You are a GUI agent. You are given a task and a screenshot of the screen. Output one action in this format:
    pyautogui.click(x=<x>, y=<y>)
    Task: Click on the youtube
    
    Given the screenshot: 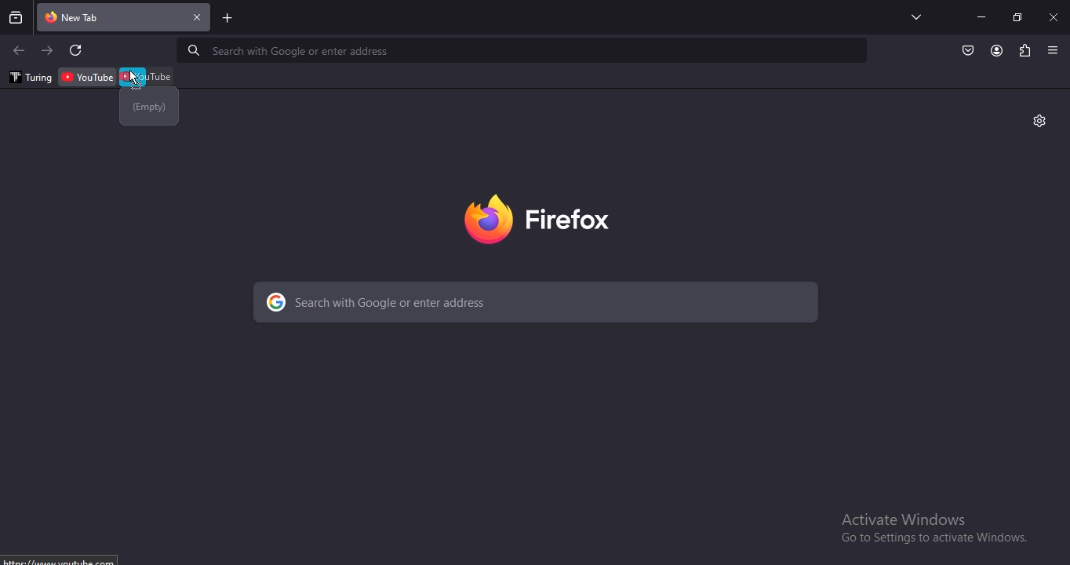 What is the action you would take?
    pyautogui.click(x=148, y=75)
    